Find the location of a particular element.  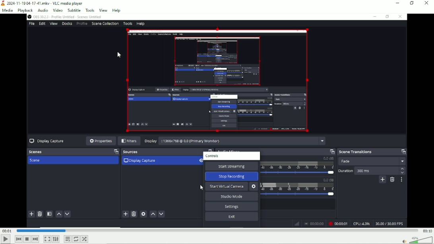

Total duration is located at coordinates (427, 231).